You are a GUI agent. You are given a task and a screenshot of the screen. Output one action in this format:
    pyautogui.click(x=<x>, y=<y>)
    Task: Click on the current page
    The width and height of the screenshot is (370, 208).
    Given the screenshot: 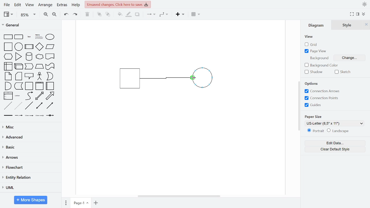 What is the action you would take?
    pyautogui.click(x=81, y=203)
    